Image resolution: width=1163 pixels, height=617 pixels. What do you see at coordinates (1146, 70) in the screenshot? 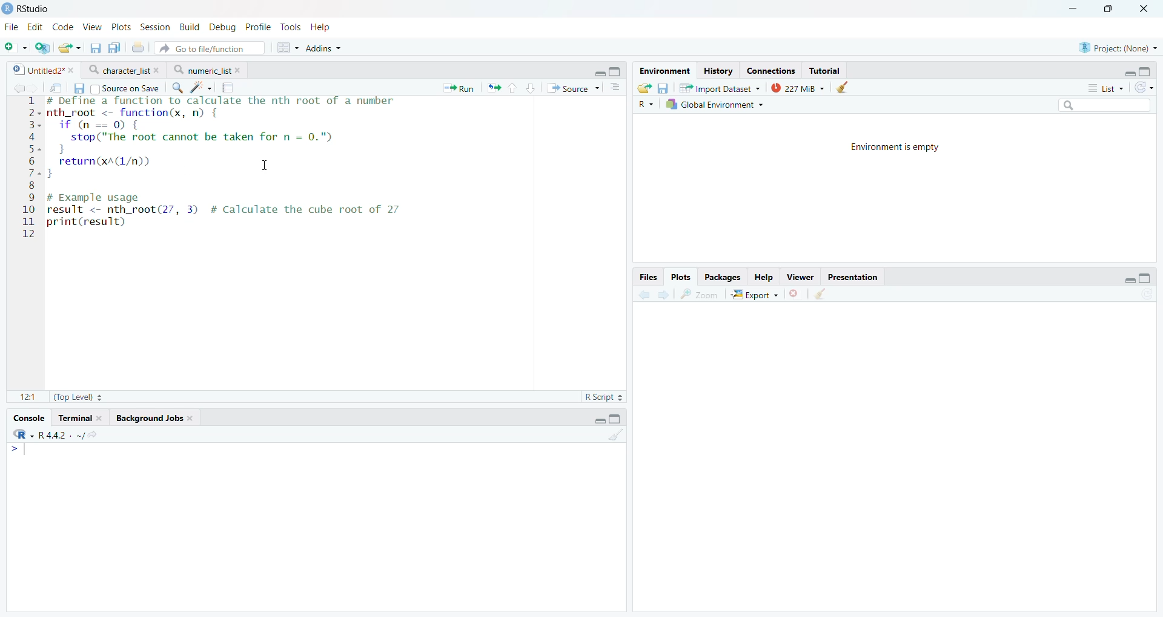
I see `Full Height` at bounding box center [1146, 70].